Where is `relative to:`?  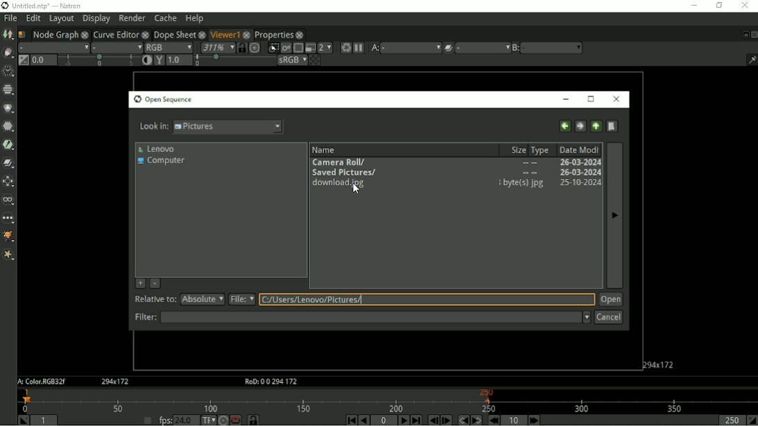
relative to: is located at coordinates (152, 298).